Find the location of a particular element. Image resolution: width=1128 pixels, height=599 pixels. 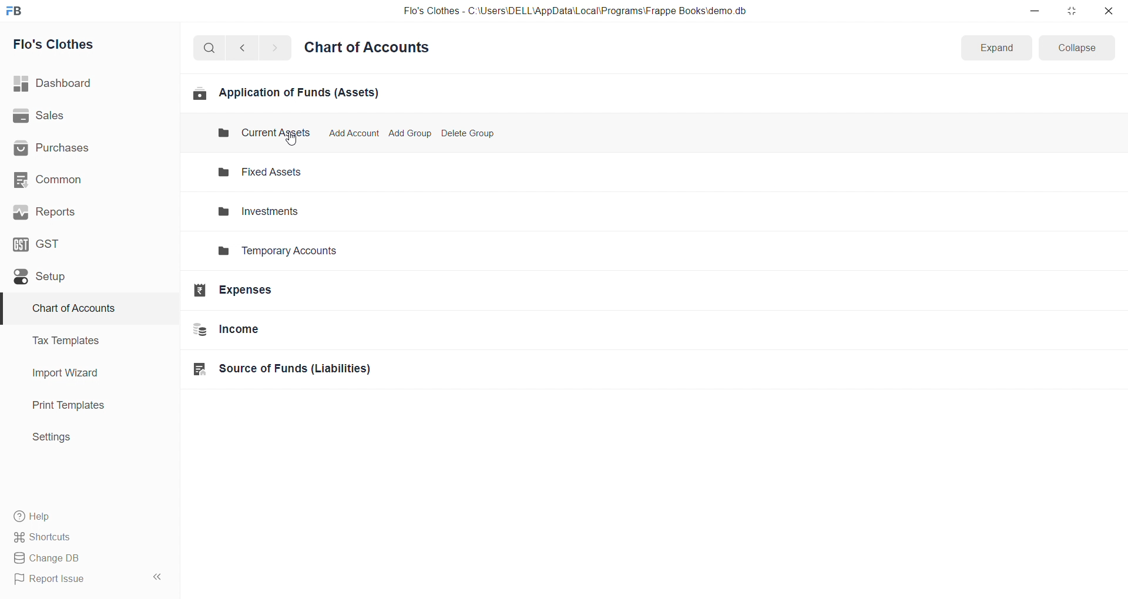

Report Issue is located at coordinates (73, 579).